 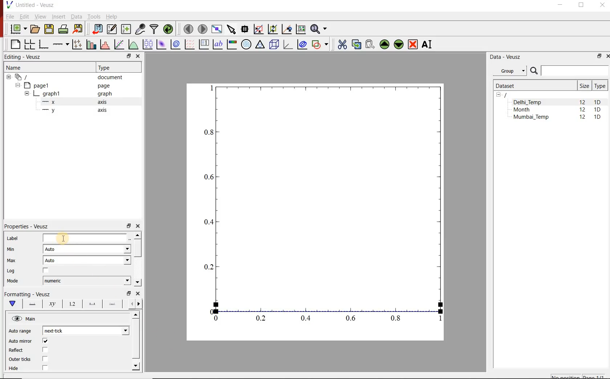 What do you see at coordinates (260, 45) in the screenshot?
I see `Ternary graph` at bounding box center [260, 45].